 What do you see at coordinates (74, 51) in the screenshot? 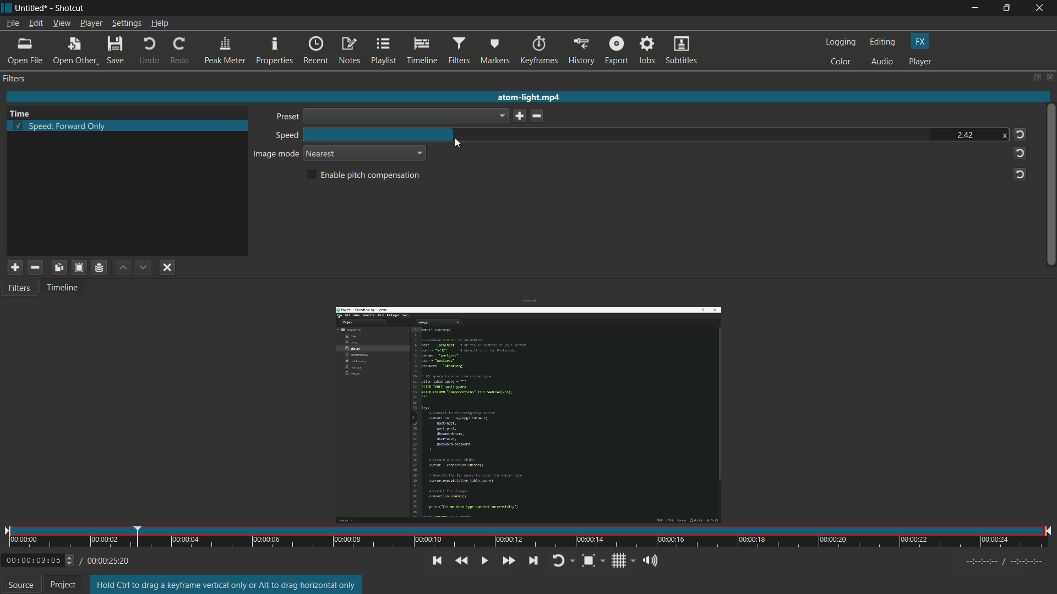
I see `open other` at bounding box center [74, 51].